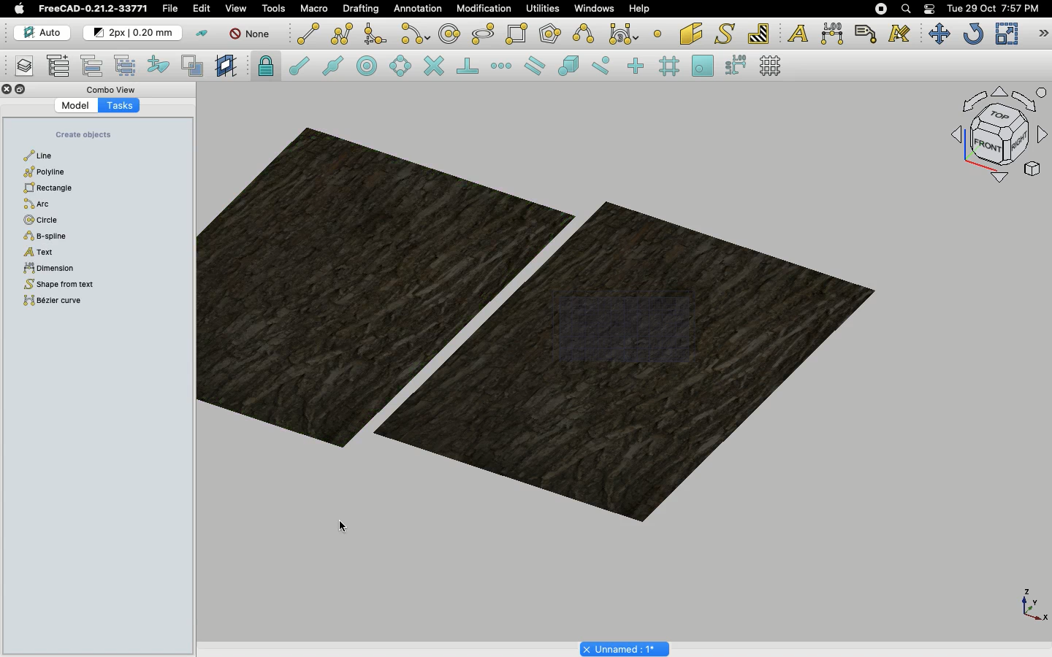 The width and height of the screenshot is (1052, 657). I want to click on Snap midpoint, so click(334, 68).